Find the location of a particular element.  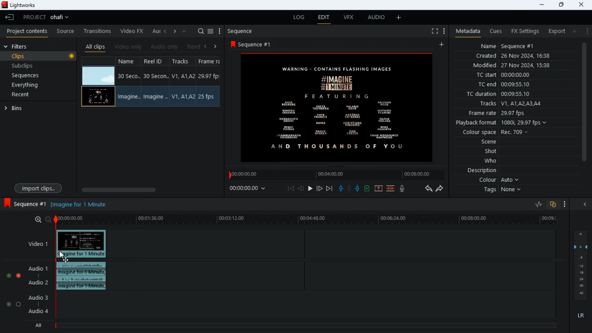

frame is located at coordinates (210, 83).